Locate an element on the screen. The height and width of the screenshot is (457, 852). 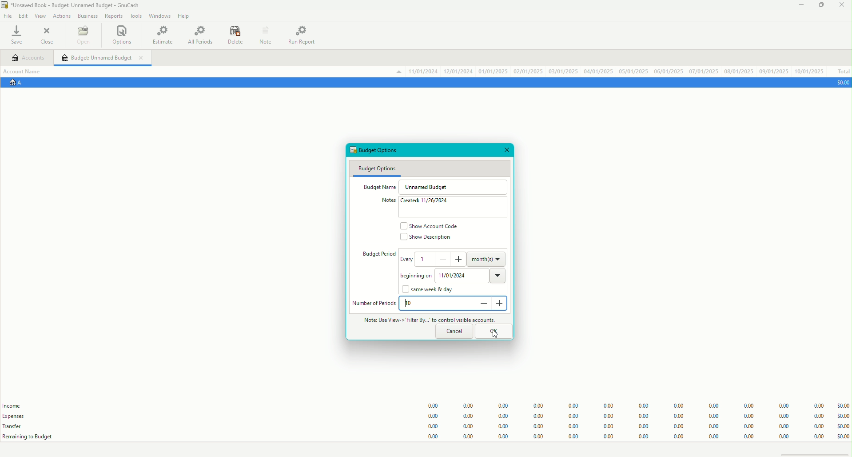
Delete is located at coordinates (235, 36).